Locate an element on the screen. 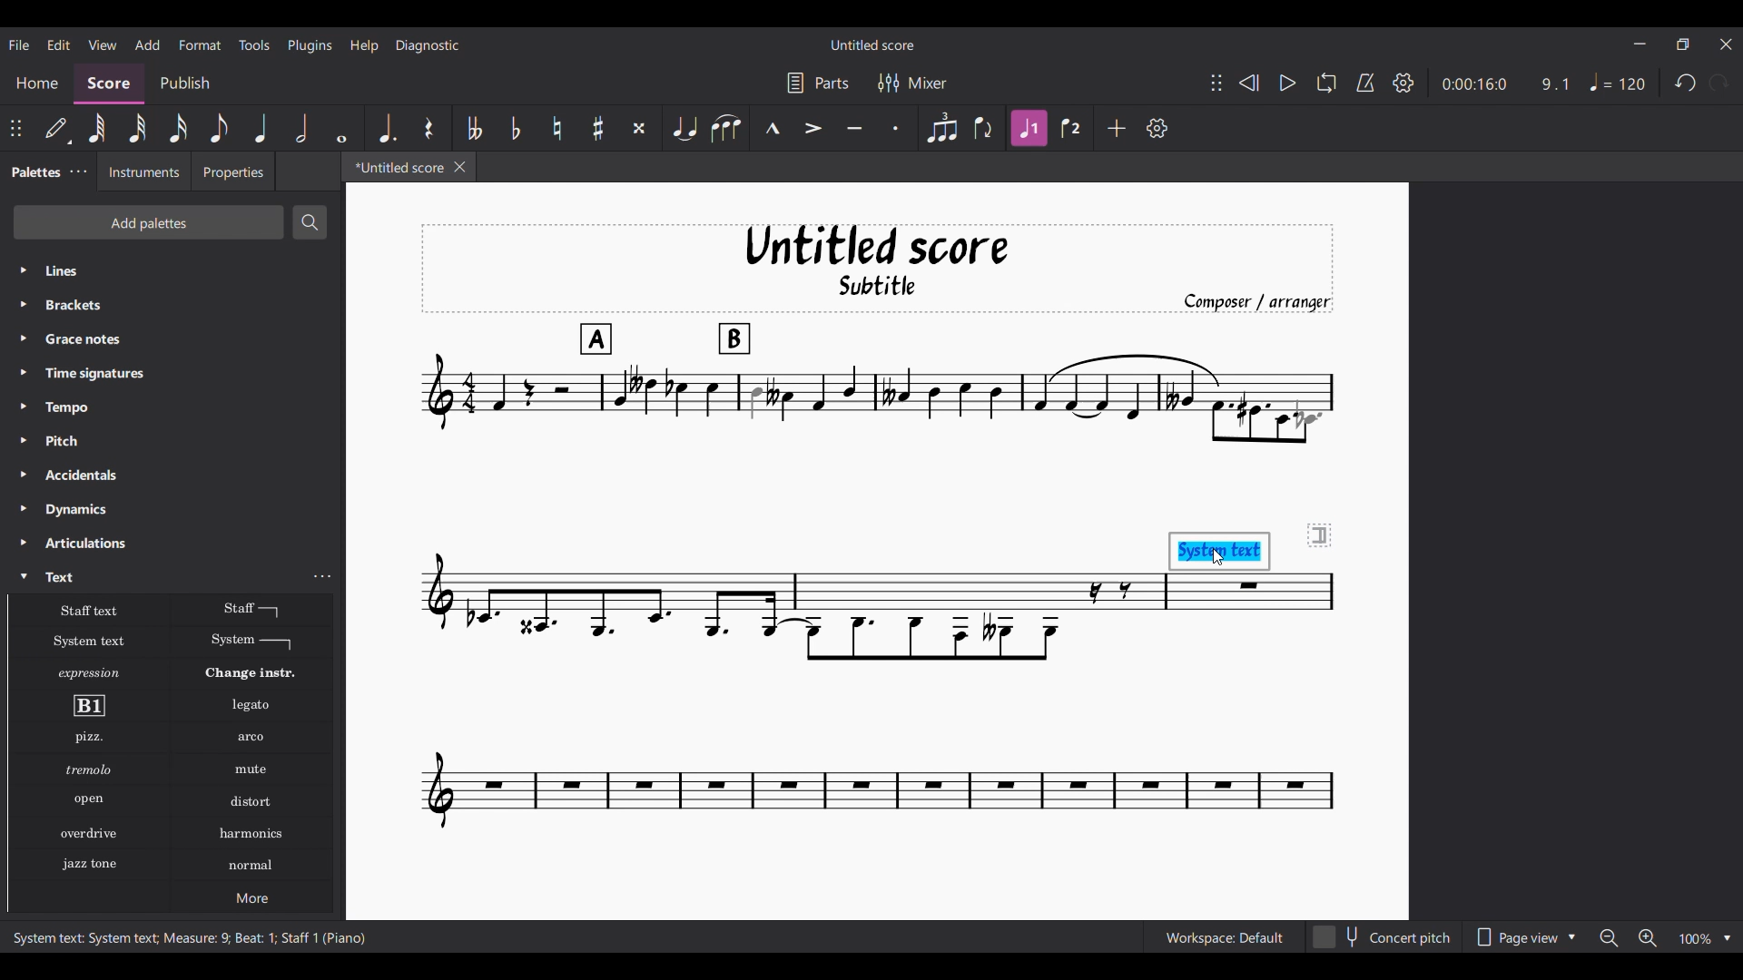 Image resolution: width=1743 pixels, height=980 pixels. Arko is located at coordinates (251, 738).